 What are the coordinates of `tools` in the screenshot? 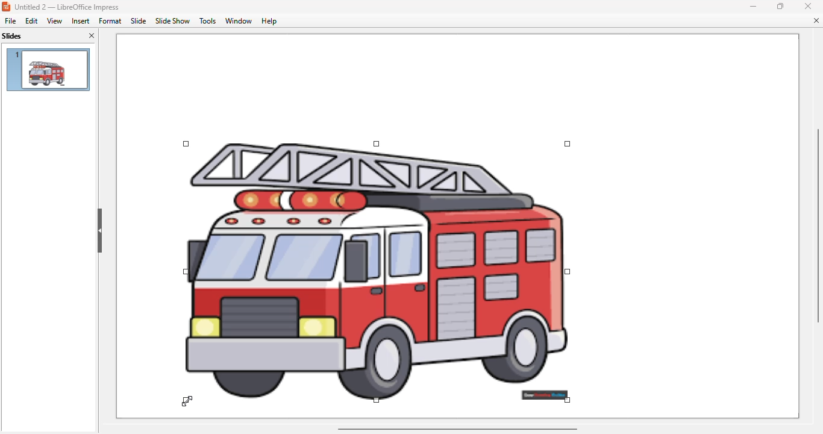 It's located at (207, 21).